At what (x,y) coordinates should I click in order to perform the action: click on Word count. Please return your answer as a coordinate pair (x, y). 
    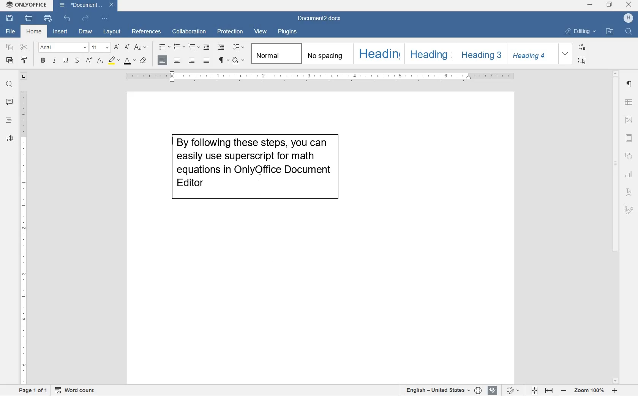
    Looking at the image, I should click on (74, 390).